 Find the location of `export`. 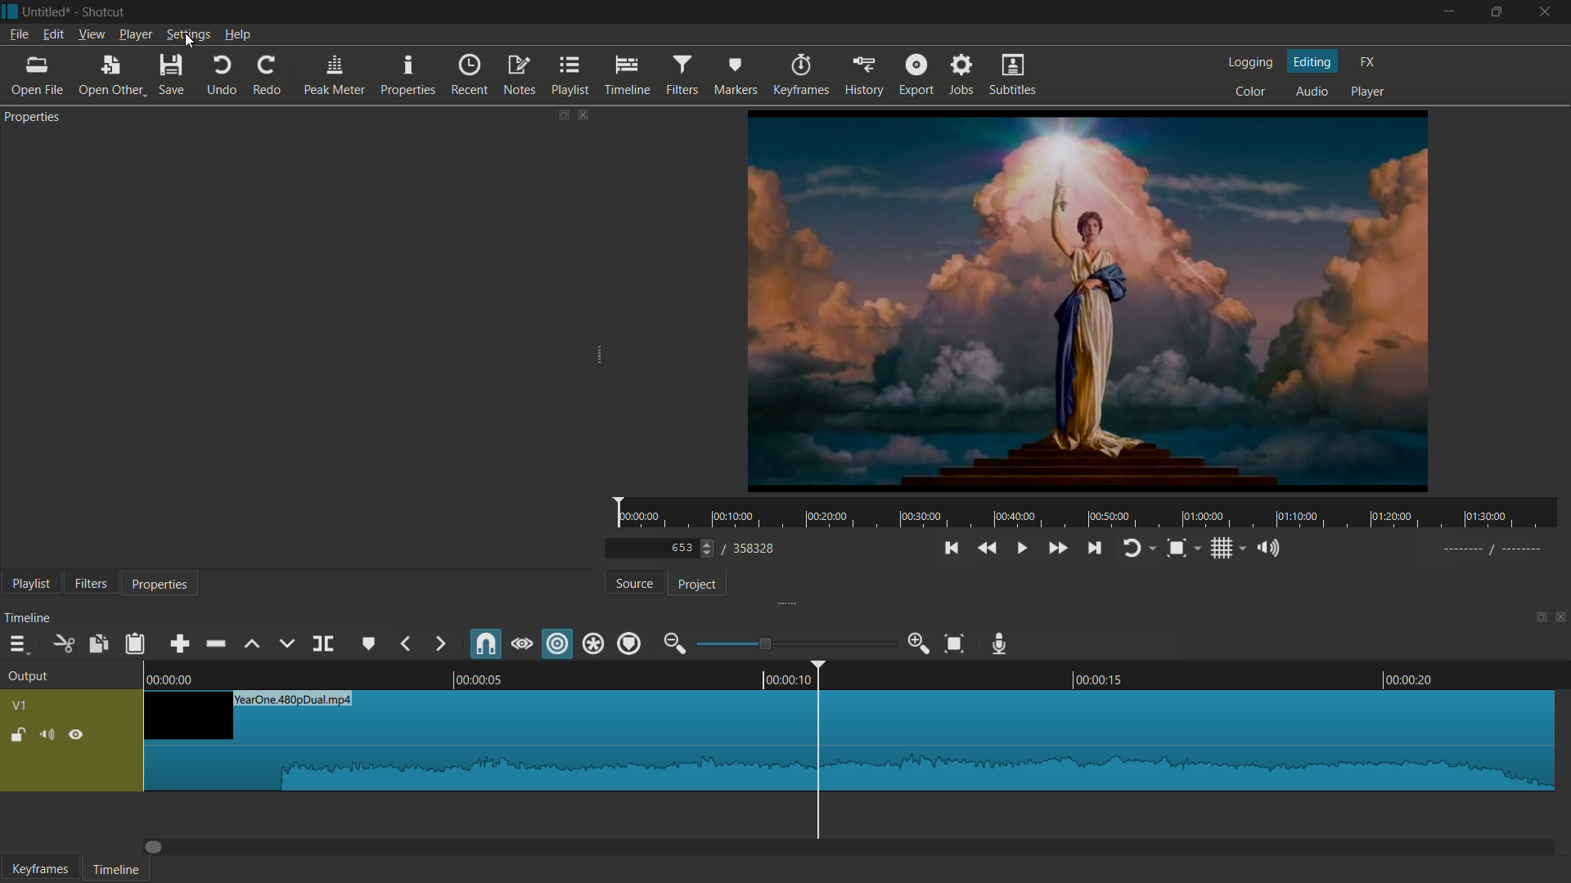

export is located at coordinates (918, 75).